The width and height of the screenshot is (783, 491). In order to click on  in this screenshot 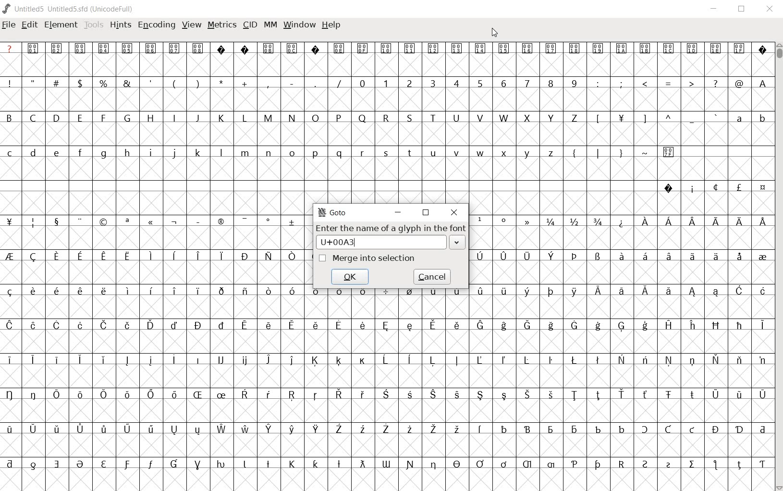, I will do `click(102, 291)`.